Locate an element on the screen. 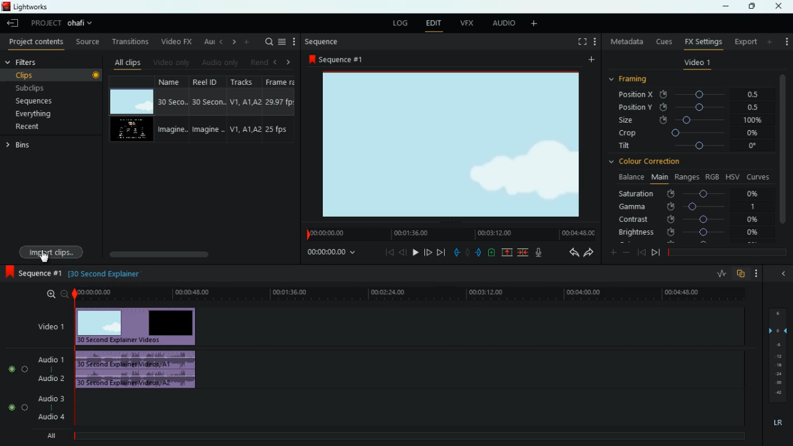 The image size is (793, 446). all clips is located at coordinates (125, 61).